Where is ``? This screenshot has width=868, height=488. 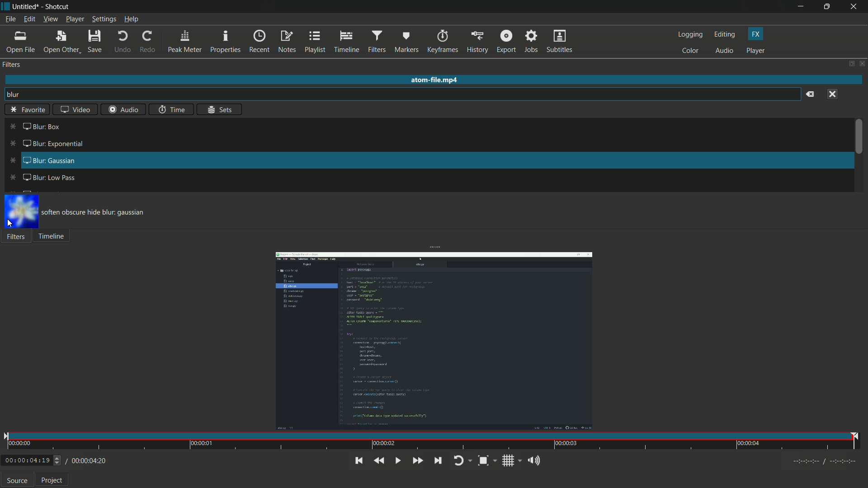  is located at coordinates (28, 109).